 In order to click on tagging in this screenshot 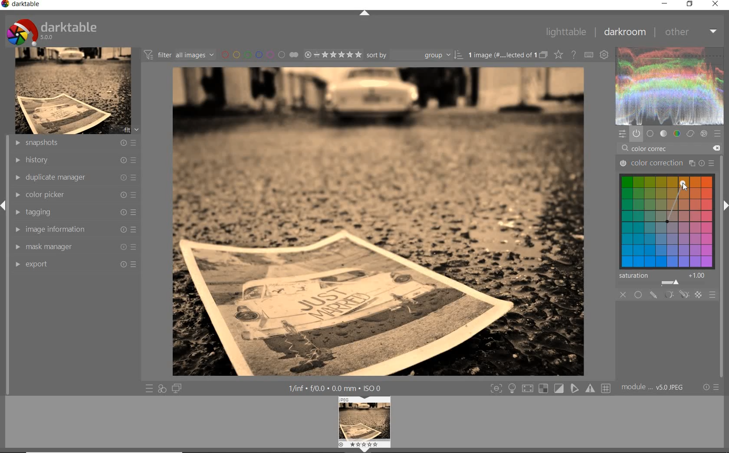, I will do `click(74, 213)`.